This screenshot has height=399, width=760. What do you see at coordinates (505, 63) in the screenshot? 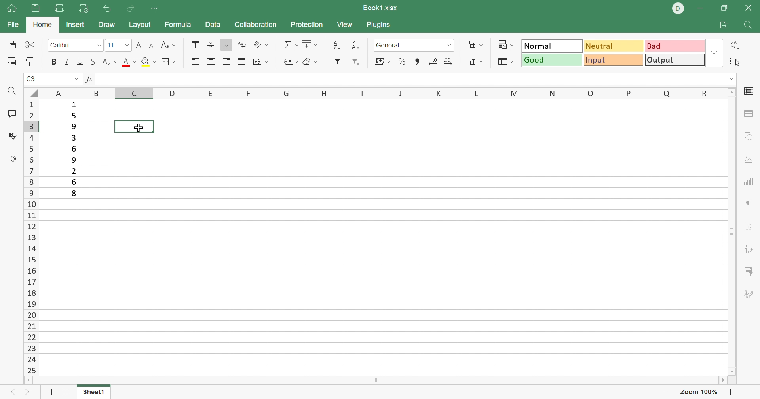
I see `Format table as template` at bounding box center [505, 63].